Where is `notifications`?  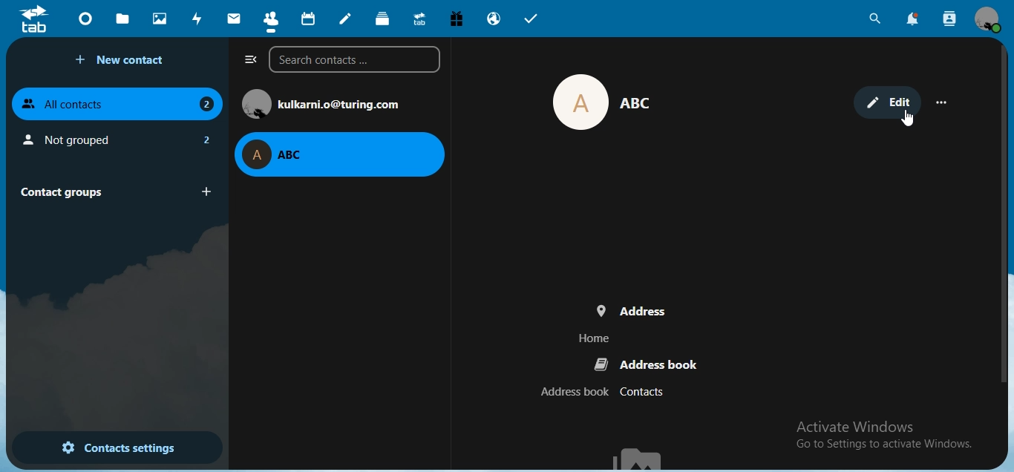
notifications is located at coordinates (913, 19).